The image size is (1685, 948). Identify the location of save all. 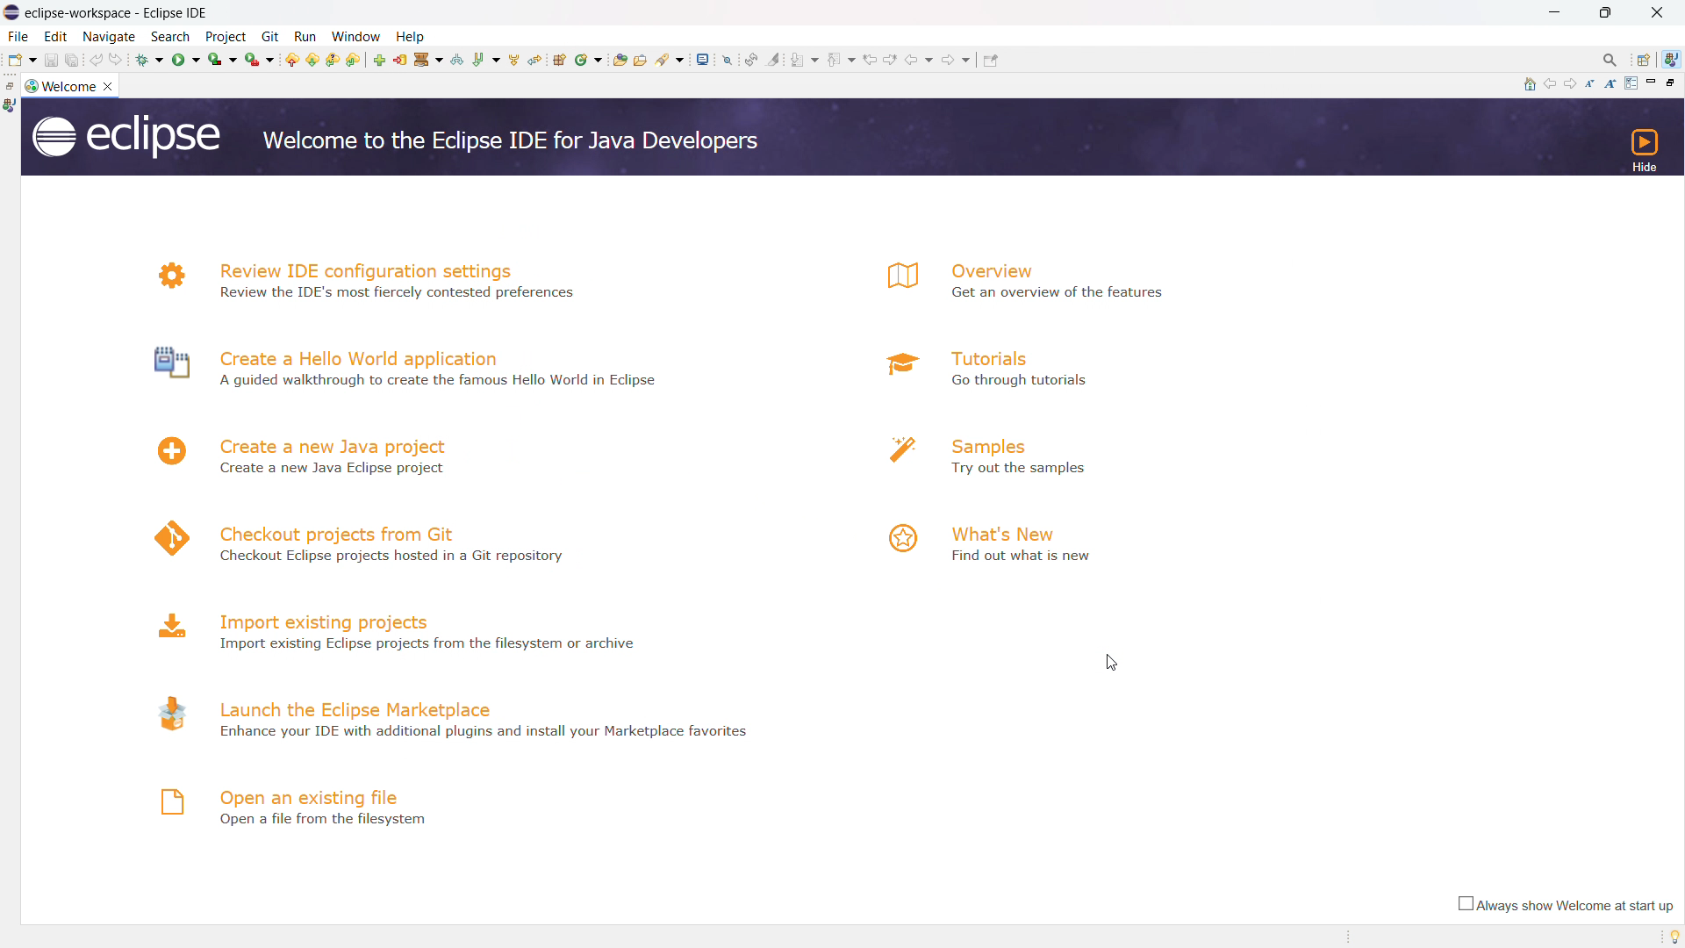
(73, 60).